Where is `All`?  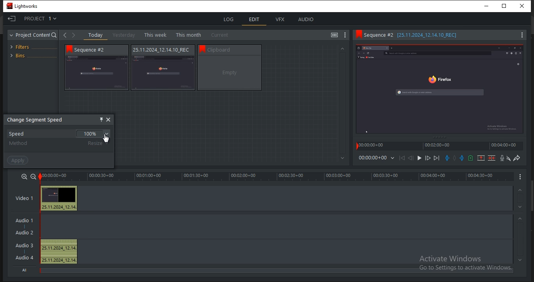 All is located at coordinates (25, 270).